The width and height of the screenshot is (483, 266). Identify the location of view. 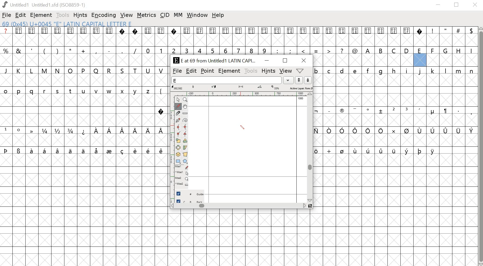
(285, 71).